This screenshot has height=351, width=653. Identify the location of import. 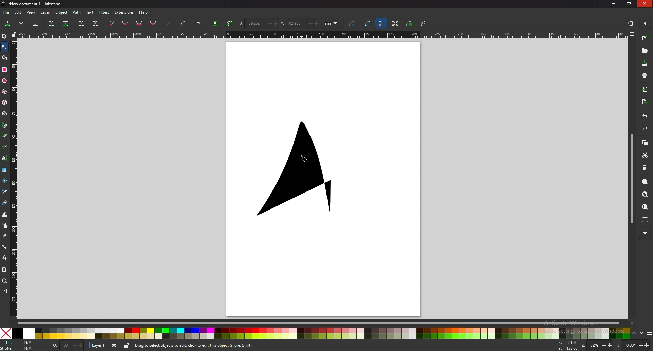
(646, 90).